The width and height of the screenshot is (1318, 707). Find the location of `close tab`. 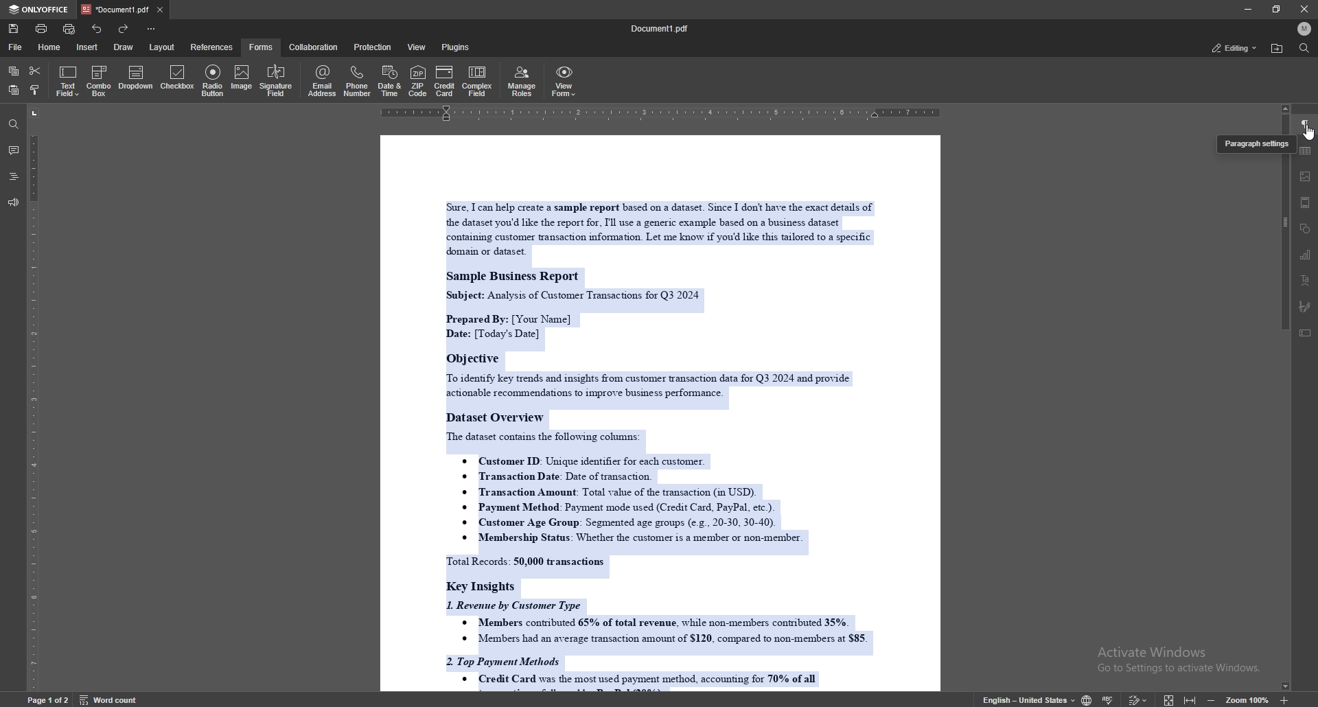

close tab is located at coordinates (160, 9).